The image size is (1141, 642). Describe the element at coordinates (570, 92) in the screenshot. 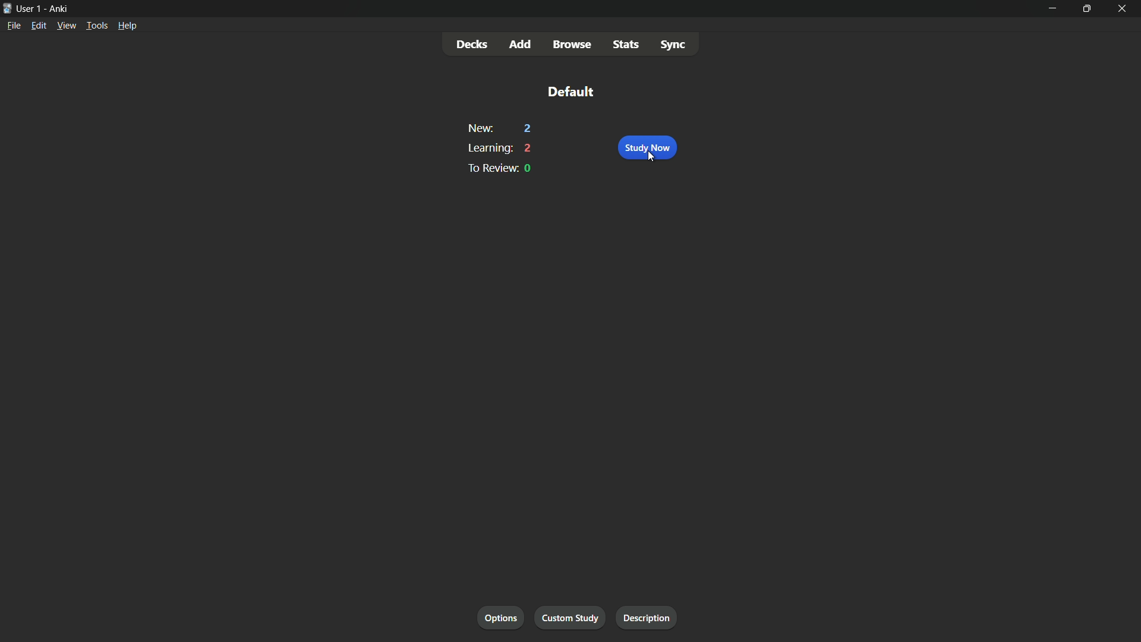

I see `Default` at that location.